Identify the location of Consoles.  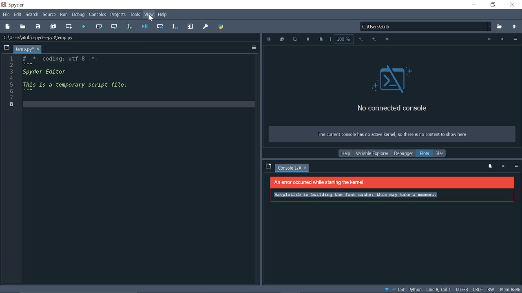
(98, 15).